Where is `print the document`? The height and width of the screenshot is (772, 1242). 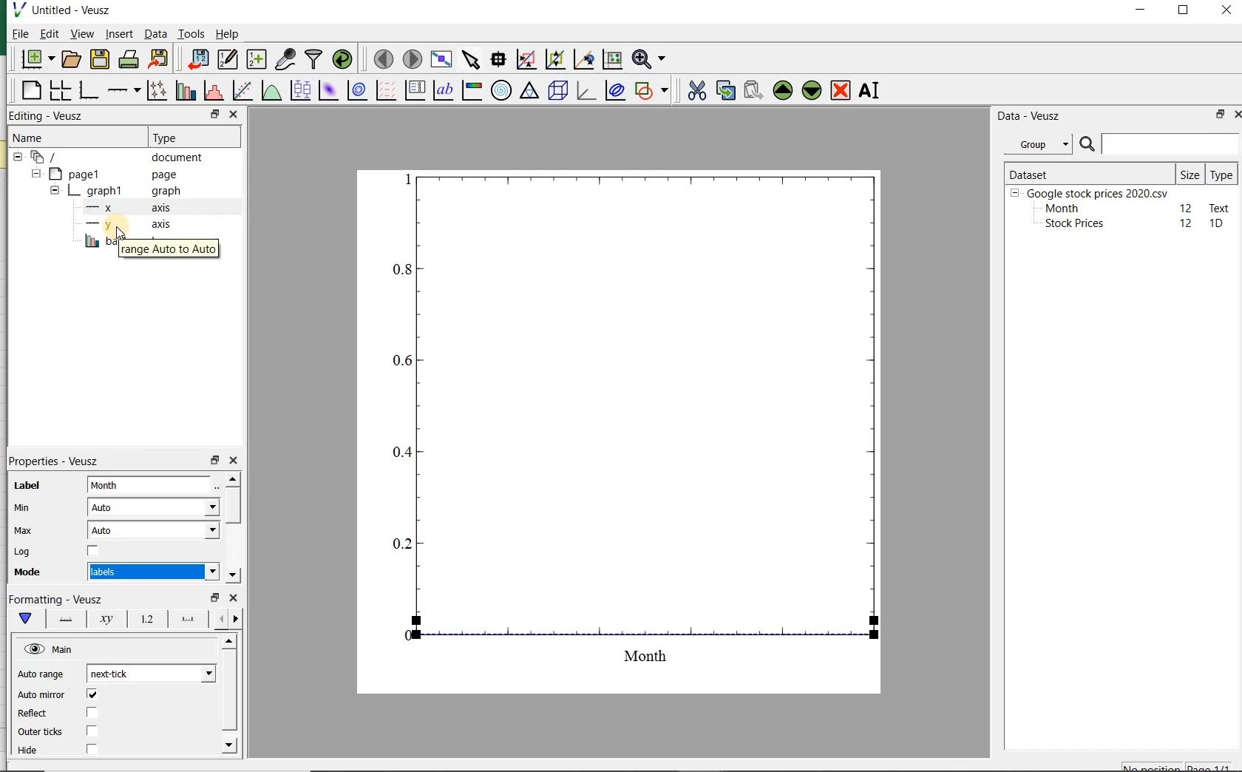 print the document is located at coordinates (129, 61).